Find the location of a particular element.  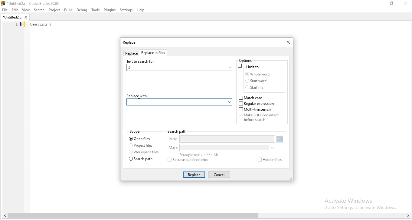

replace with is located at coordinates (179, 95).